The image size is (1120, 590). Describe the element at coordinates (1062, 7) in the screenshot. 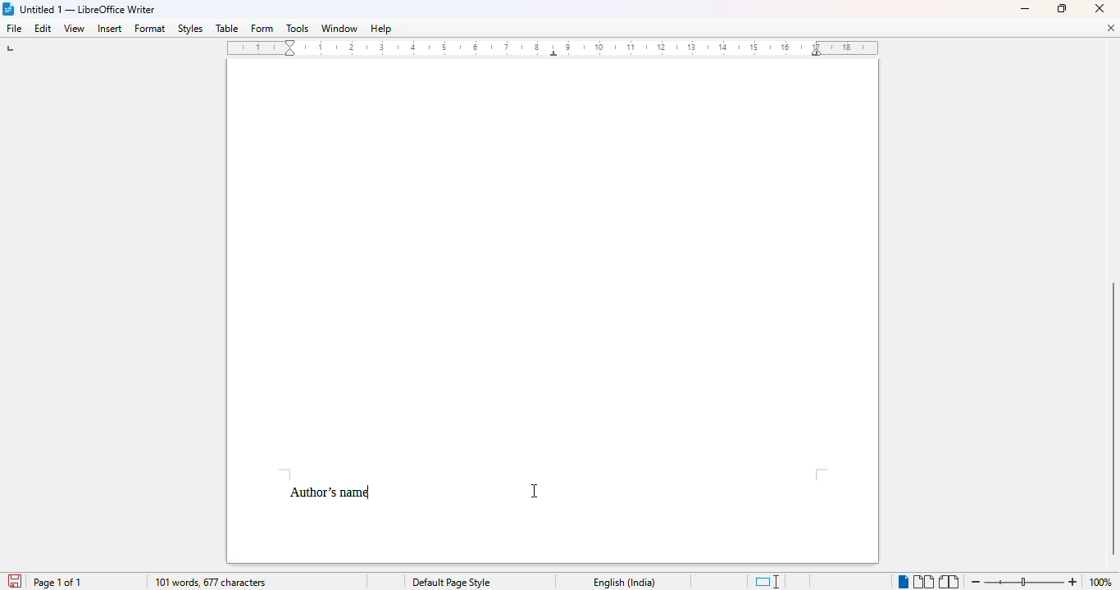

I see `maximize` at that location.